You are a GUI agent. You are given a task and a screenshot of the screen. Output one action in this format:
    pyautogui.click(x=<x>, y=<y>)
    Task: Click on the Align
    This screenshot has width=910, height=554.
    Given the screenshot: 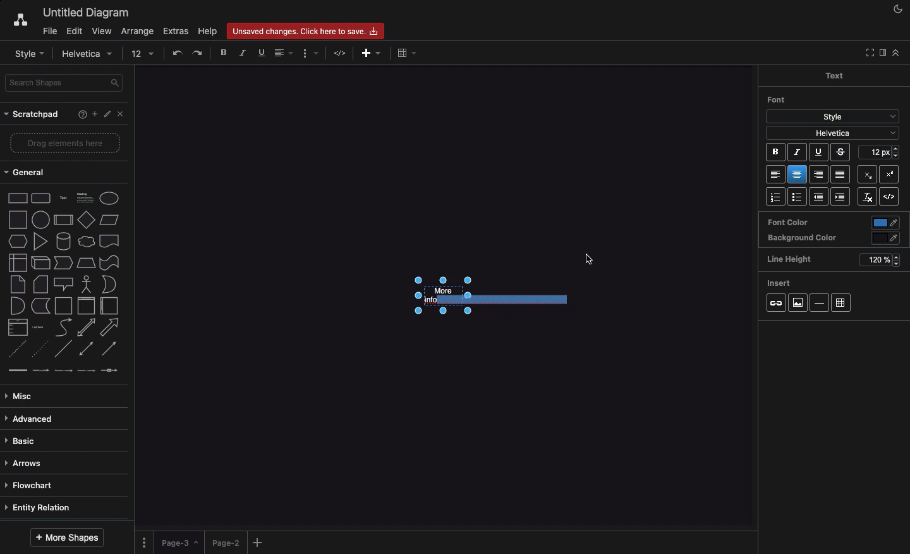 What is the action you would take?
    pyautogui.click(x=285, y=54)
    